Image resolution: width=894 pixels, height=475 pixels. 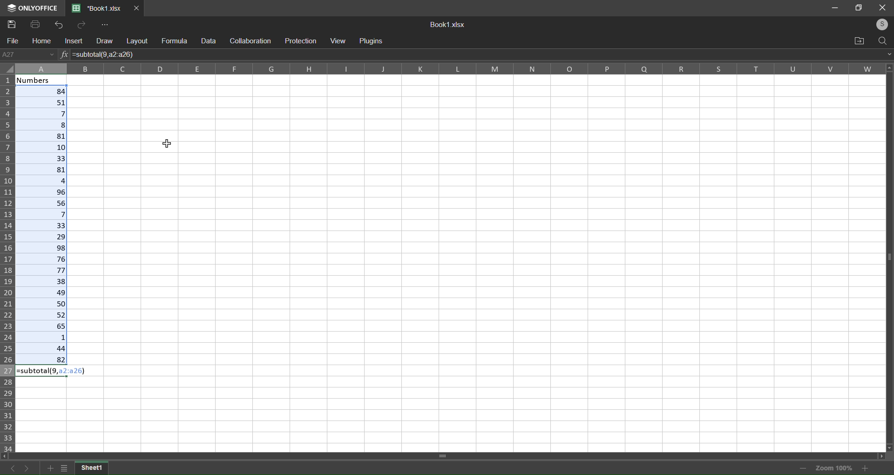 I want to click on Row label, so click(x=8, y=263).